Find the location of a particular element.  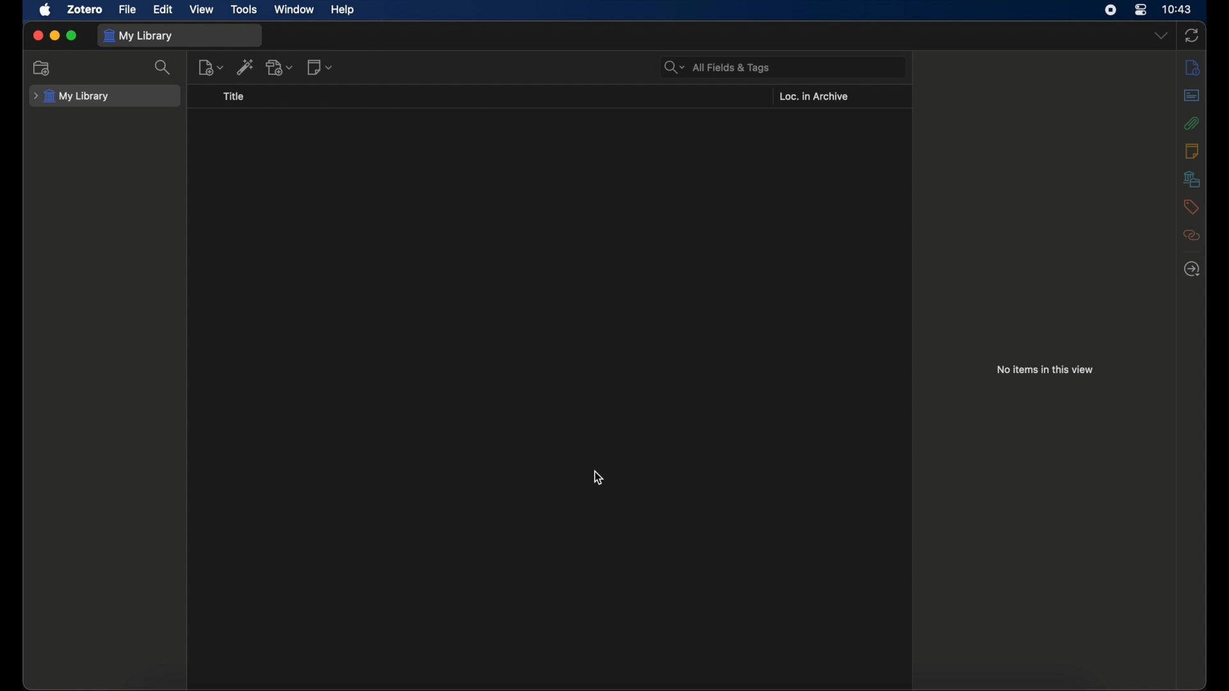

view is located at coordinates (201, 10).